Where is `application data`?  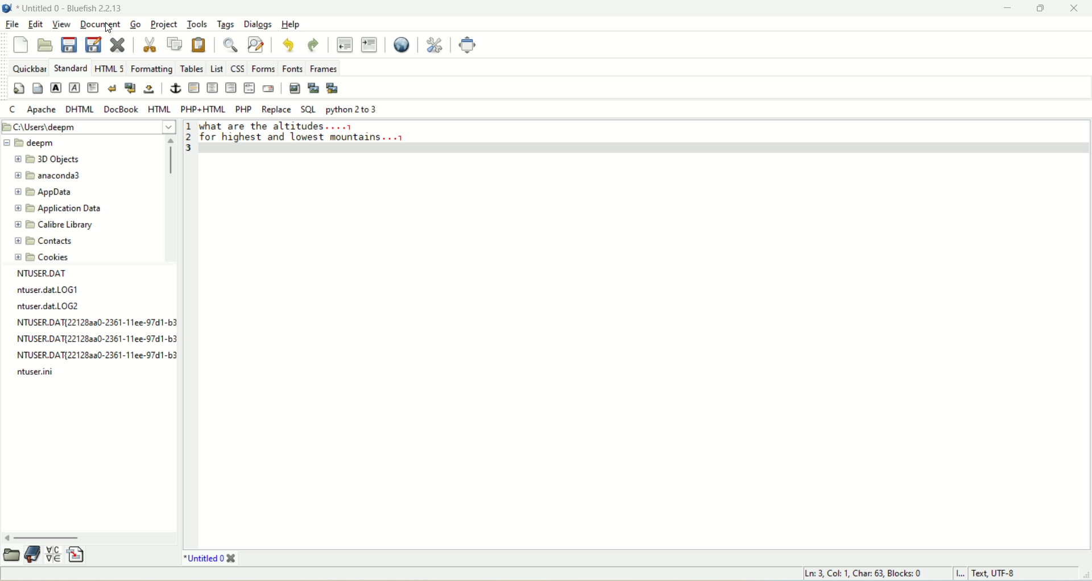
application data is located at coordinates (58, 209).